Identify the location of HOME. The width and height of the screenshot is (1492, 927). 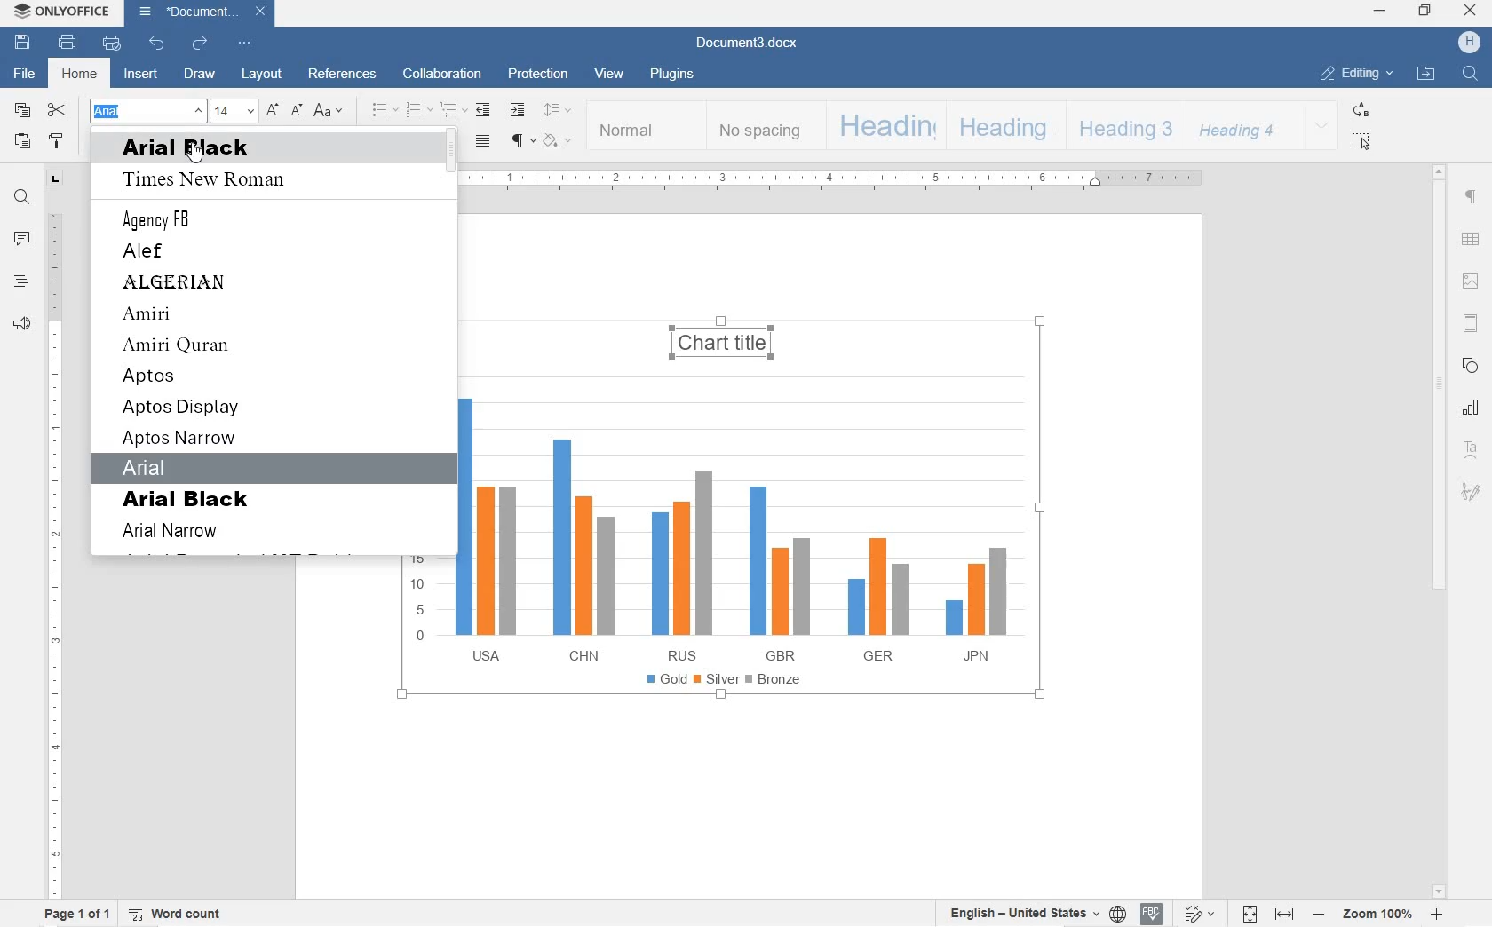
(79, 75).